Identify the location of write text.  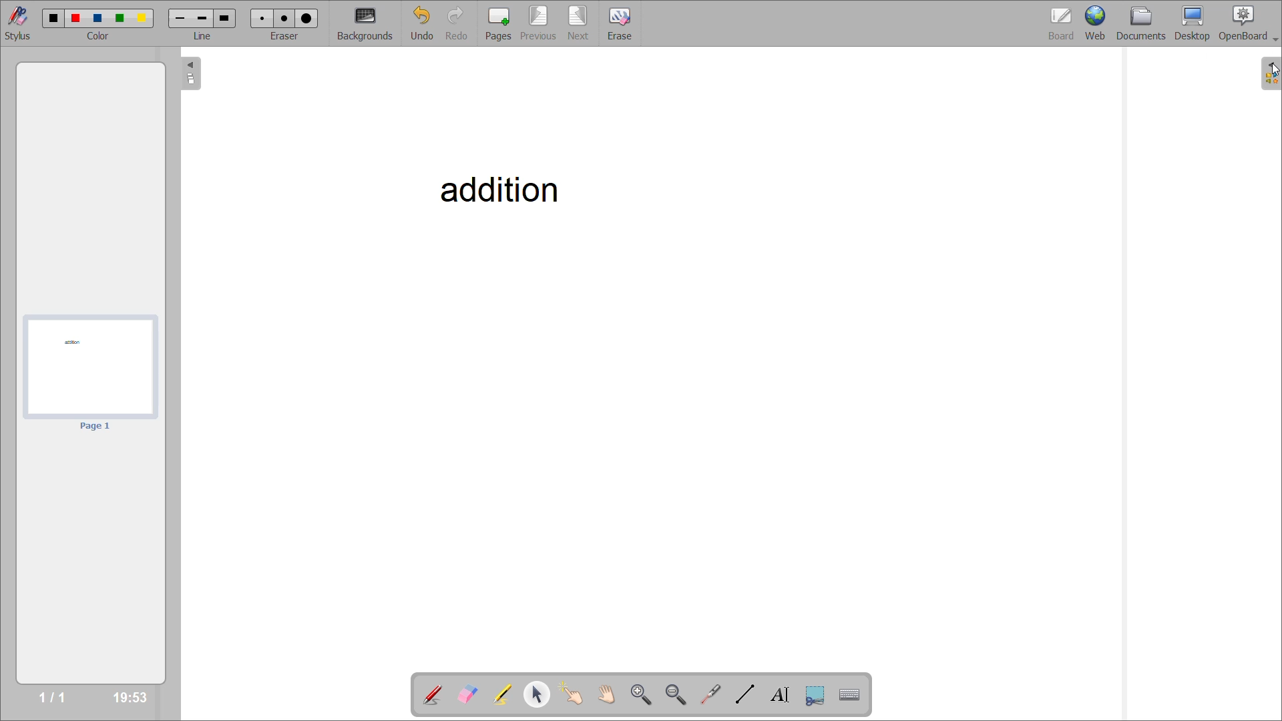
(783, 695).